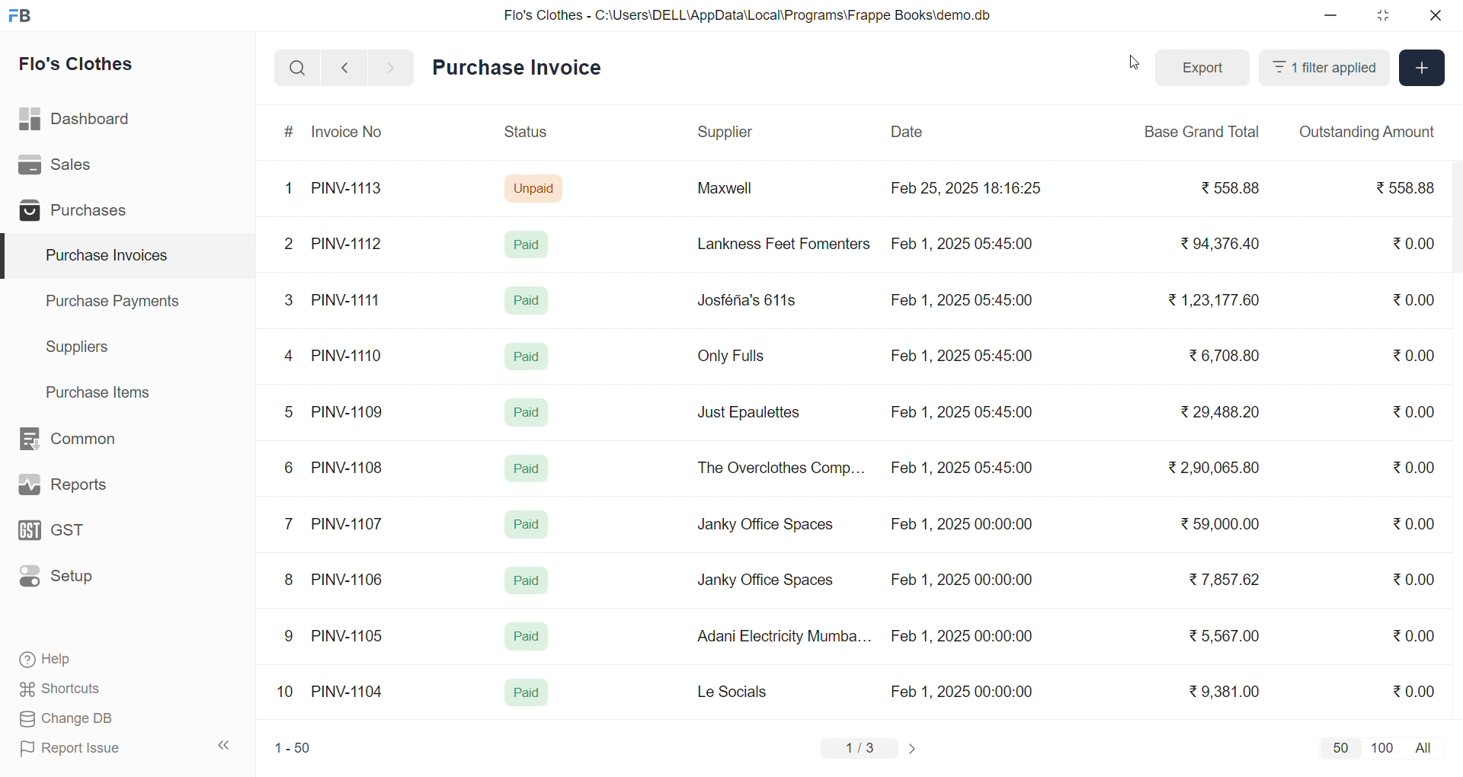 The image size is (1463, 777). What do you see at coordinates (860, 750) in the screenshot?
I see `1/3` at bounding box center [860, 750].